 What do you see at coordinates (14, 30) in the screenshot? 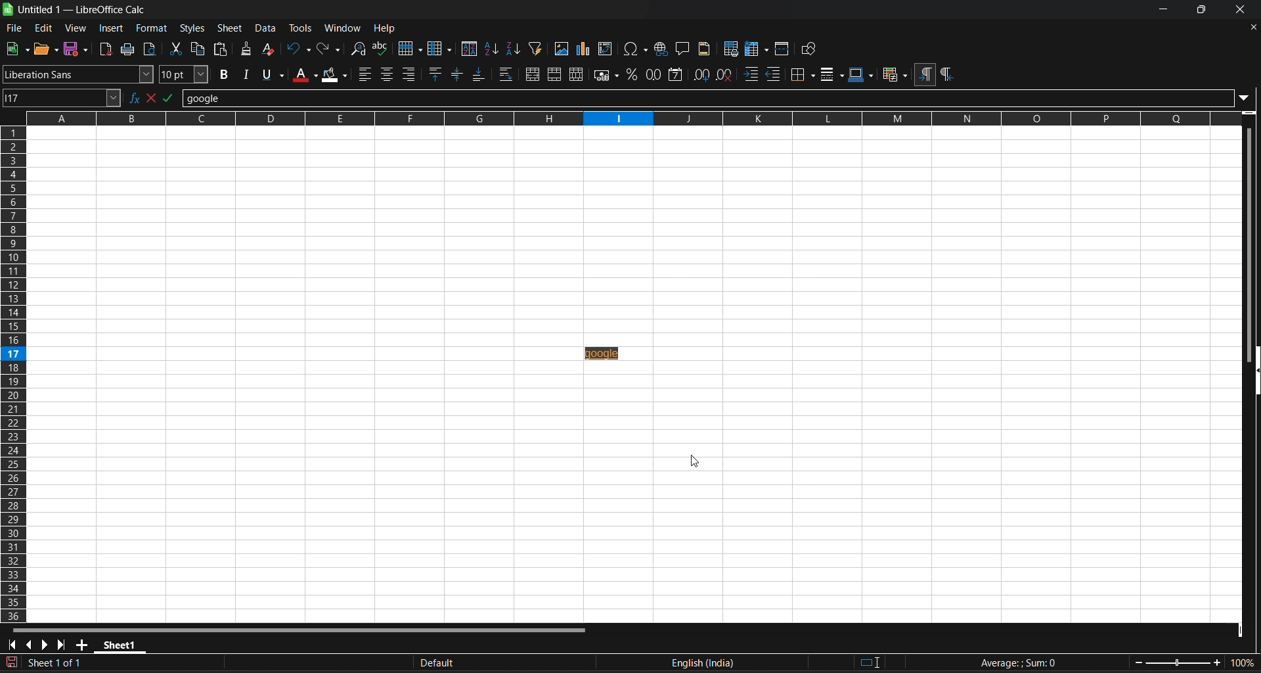
I see `file` at bounding box center [14, 30].